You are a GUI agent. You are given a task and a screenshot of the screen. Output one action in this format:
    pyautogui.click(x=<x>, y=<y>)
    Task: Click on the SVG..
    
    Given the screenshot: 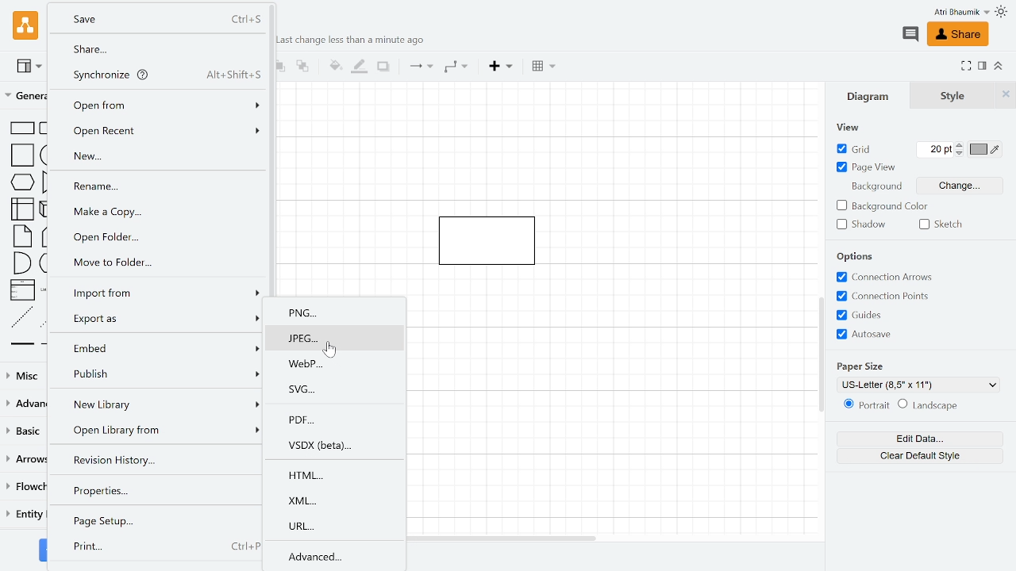 What is the action you would take?
    pyautogui.click(x=341, y=388)
    